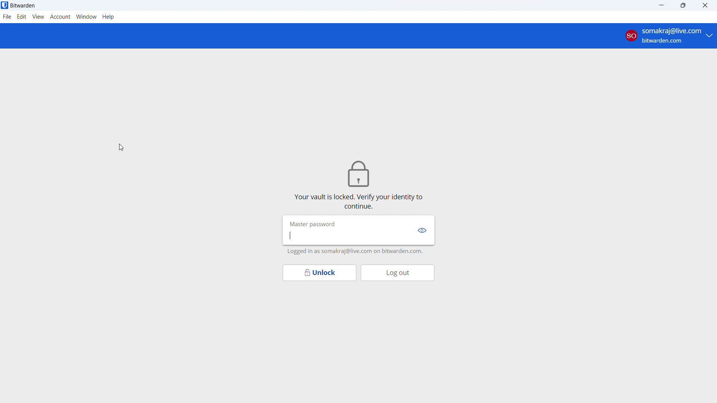 This screenshot has height=403, width=717. What do you see at coordinates (663, 5) in the screenshot?
I see `minimize` at bounding box center [663, 5].